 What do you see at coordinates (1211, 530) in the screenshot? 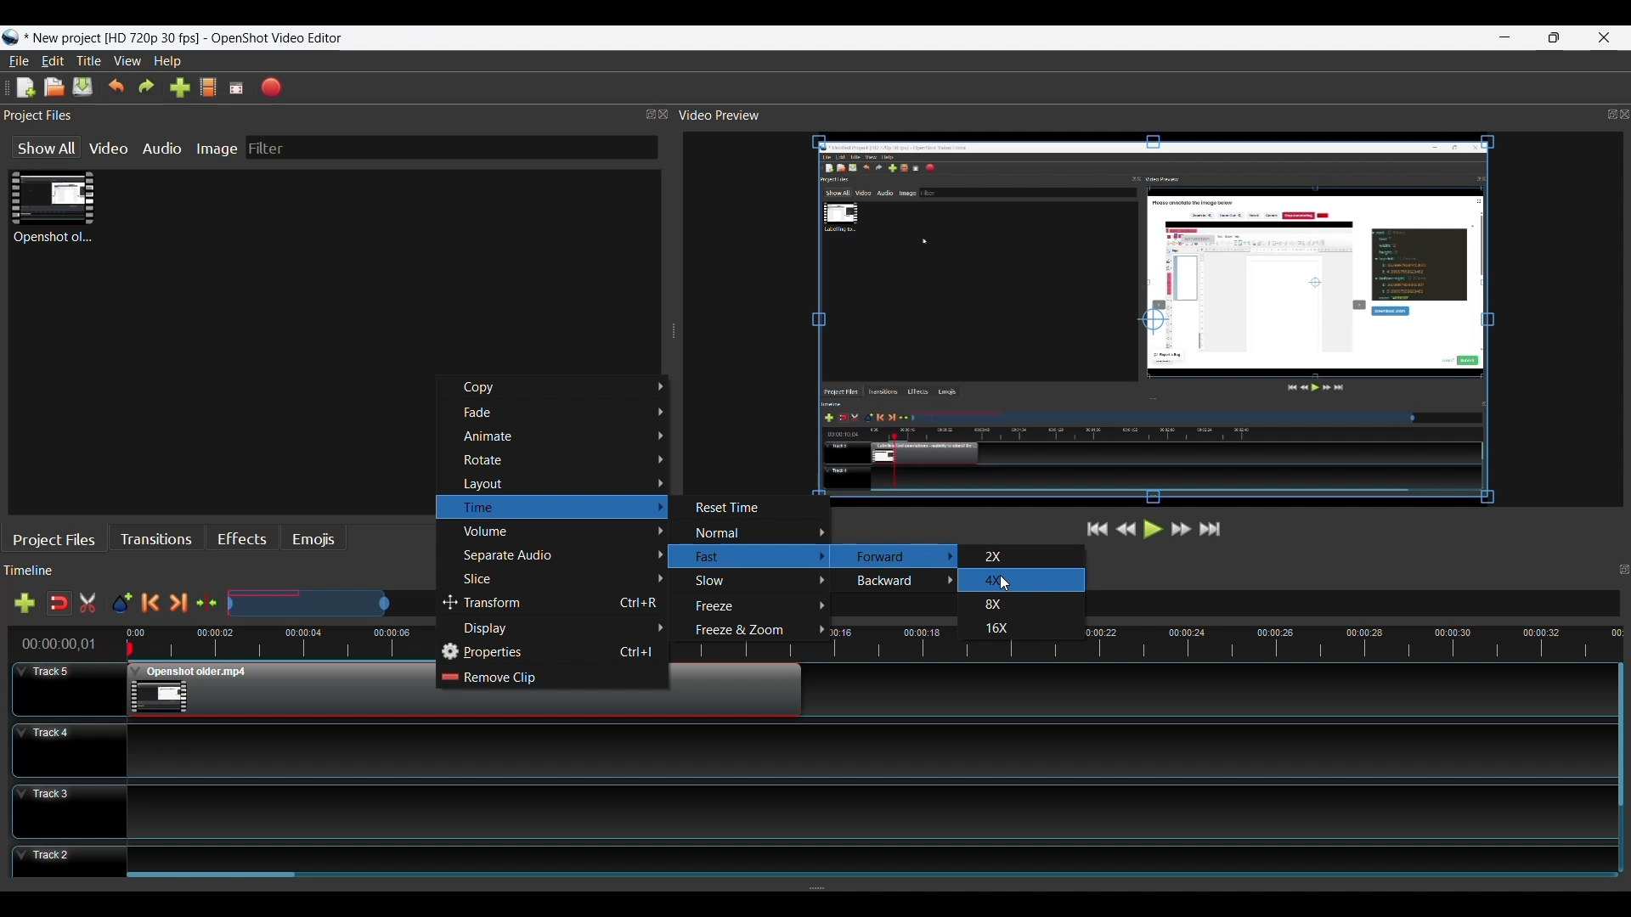
I see `Jump to the End` at bounding box center [1211, 530].